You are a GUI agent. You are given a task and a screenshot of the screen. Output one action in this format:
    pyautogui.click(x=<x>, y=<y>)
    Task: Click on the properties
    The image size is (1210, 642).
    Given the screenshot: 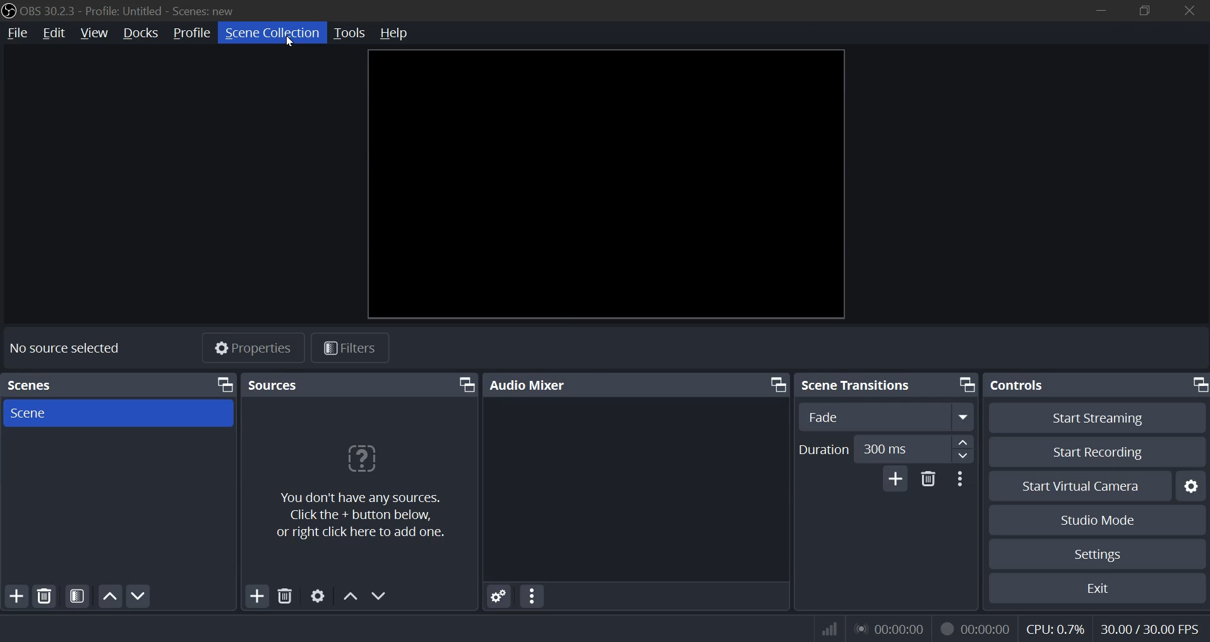 What is the action you would take?
    pyautogui.click(x=248, y=347)
    